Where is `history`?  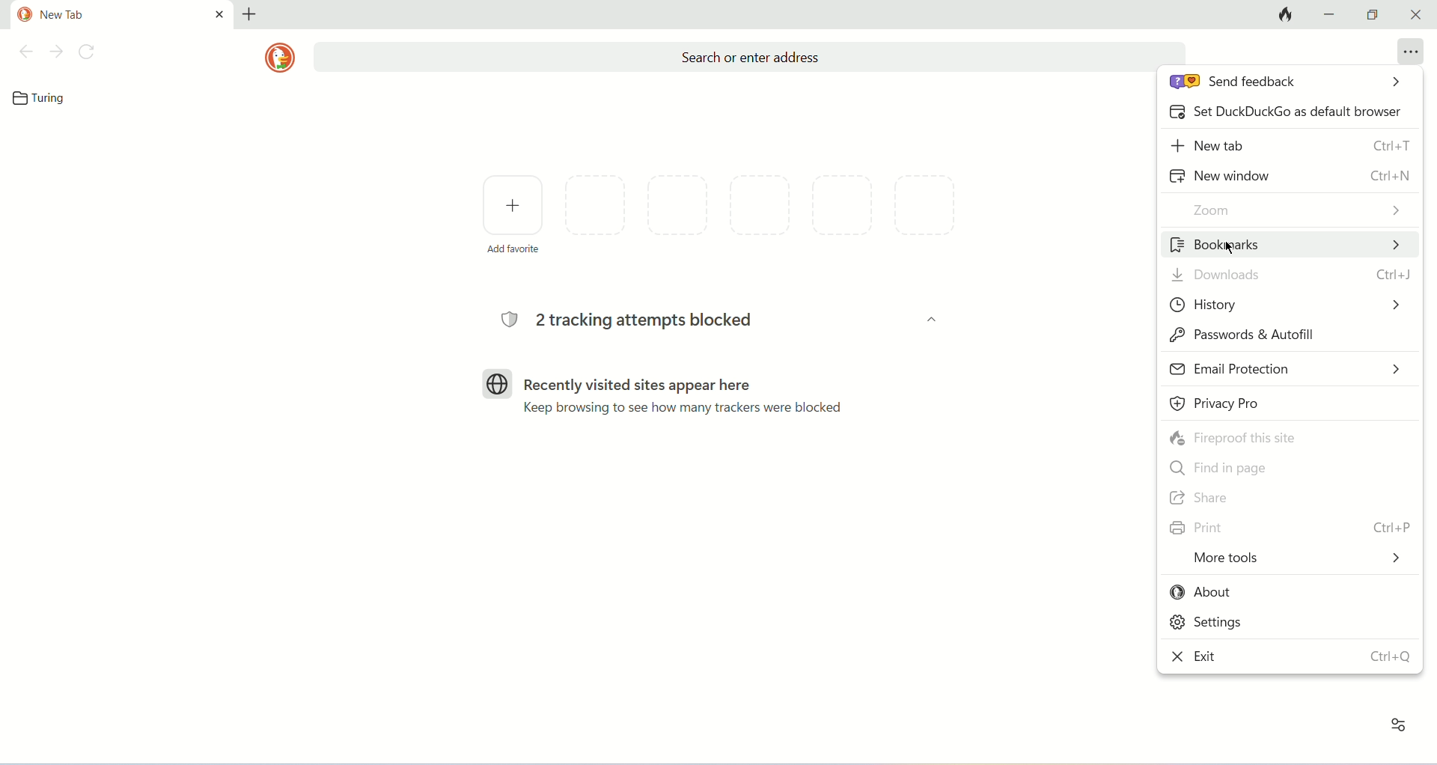
history is located at coordinates (1290, 305).